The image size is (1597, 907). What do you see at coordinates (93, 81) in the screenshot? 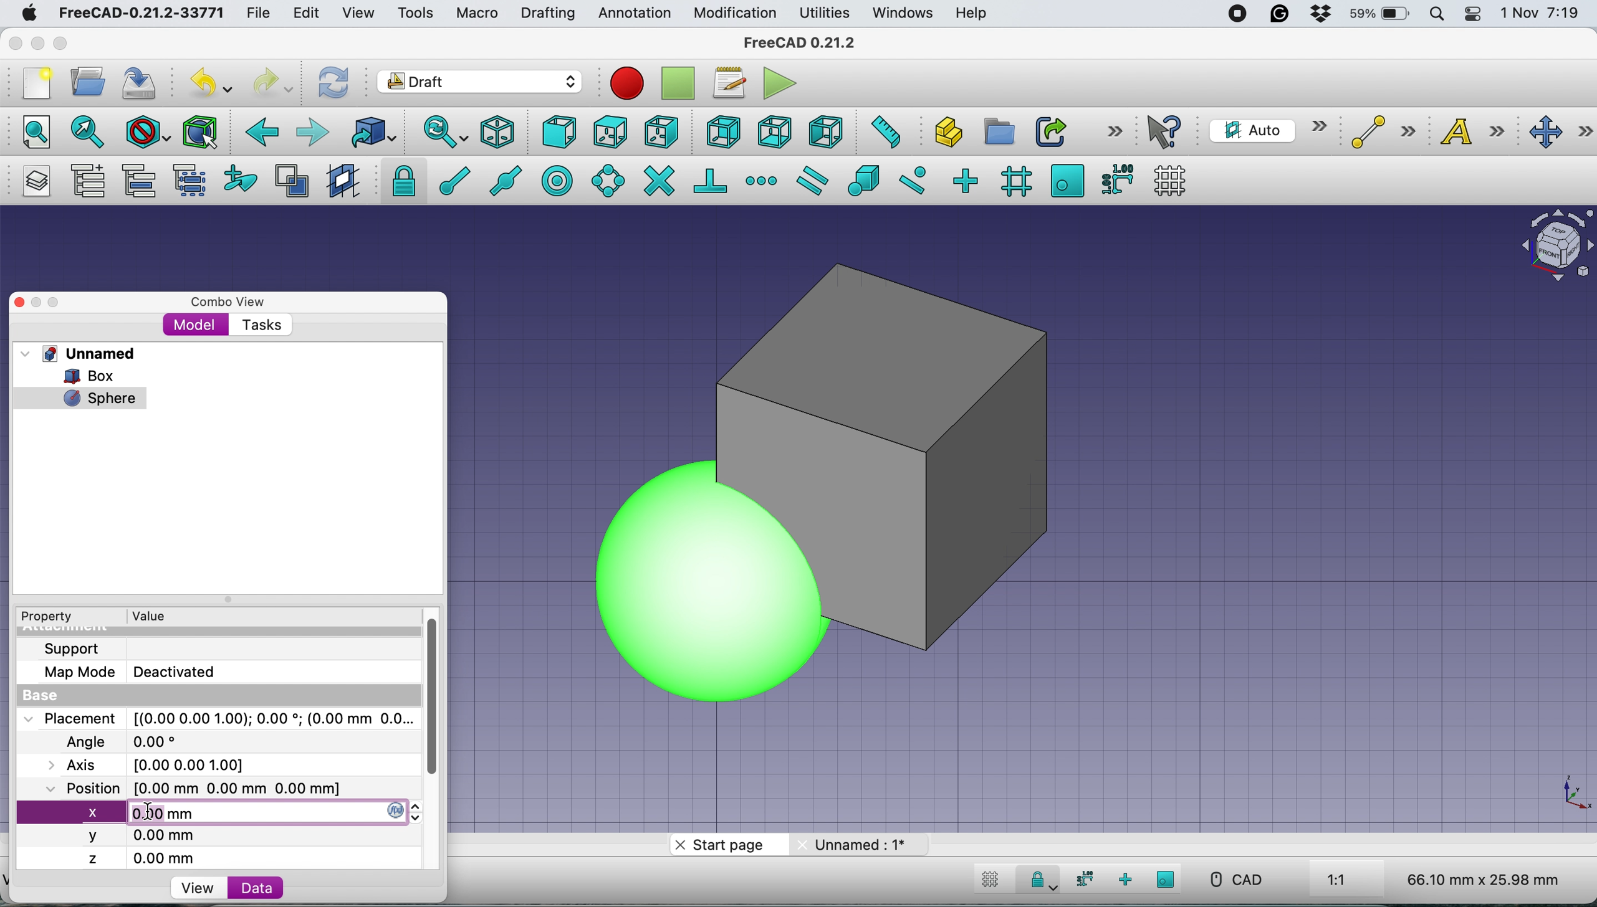
I see `open` at bounding box center [93, 81].